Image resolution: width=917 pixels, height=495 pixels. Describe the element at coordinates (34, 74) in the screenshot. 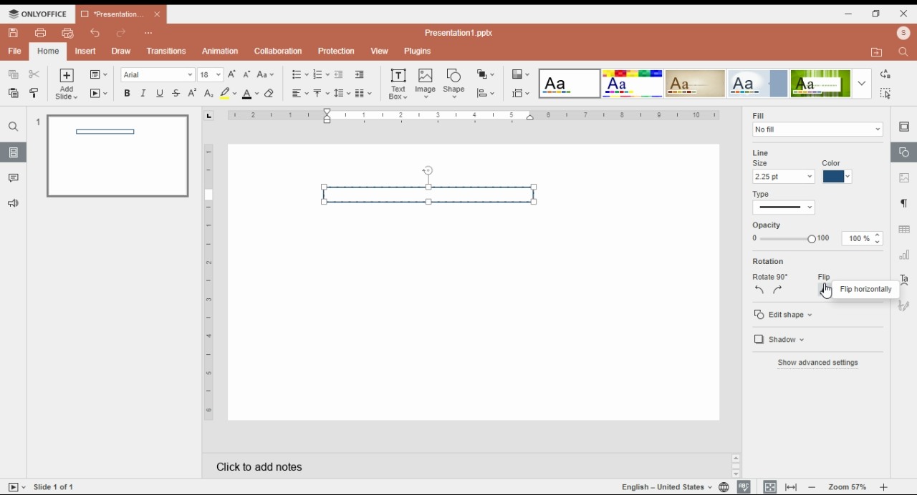

I see `cut` at that location.